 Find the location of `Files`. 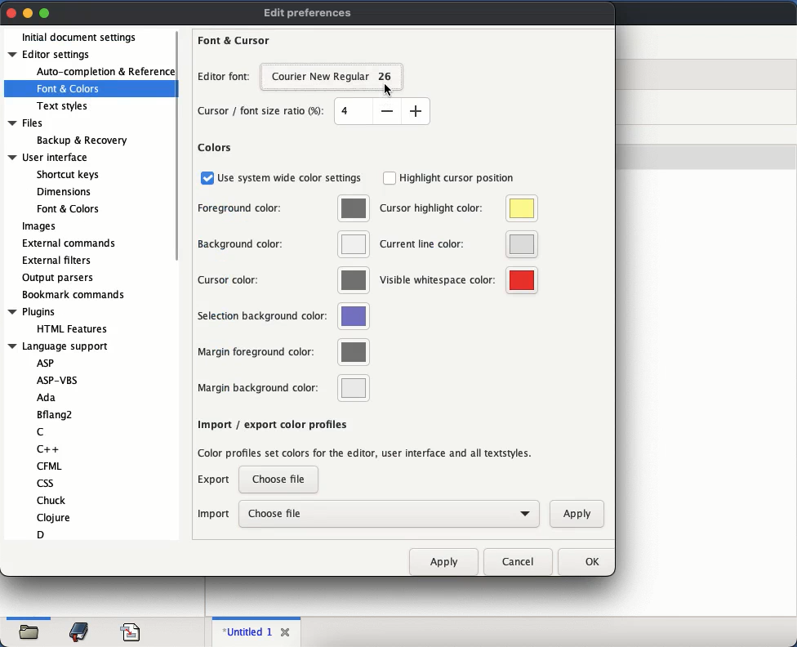

Files is located at coordinates (26, 123).